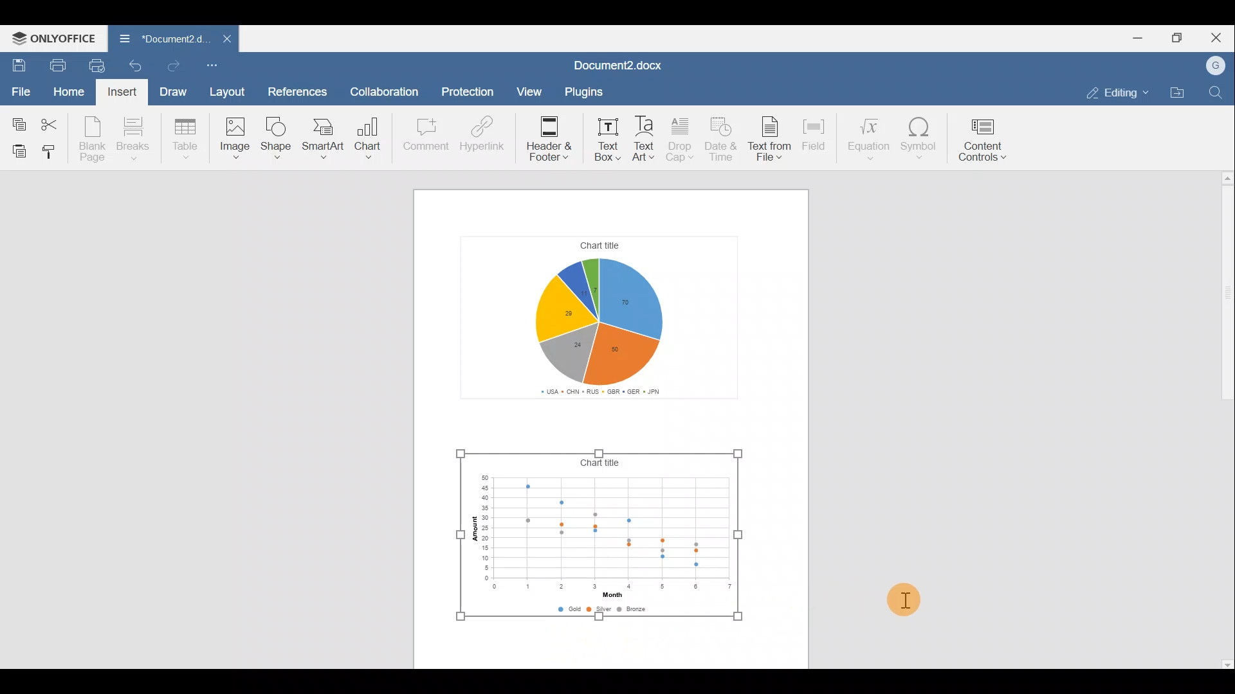 This screenshot has height=694, width=1235. Describe the element at coordinates (468, 89) in the screenshot. I see `Protection` at that location.